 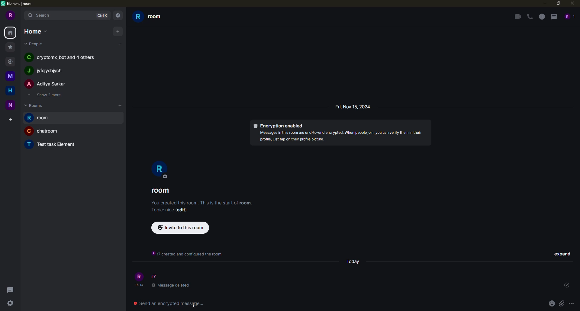 I want to click on room, so click(x=150, y=17).